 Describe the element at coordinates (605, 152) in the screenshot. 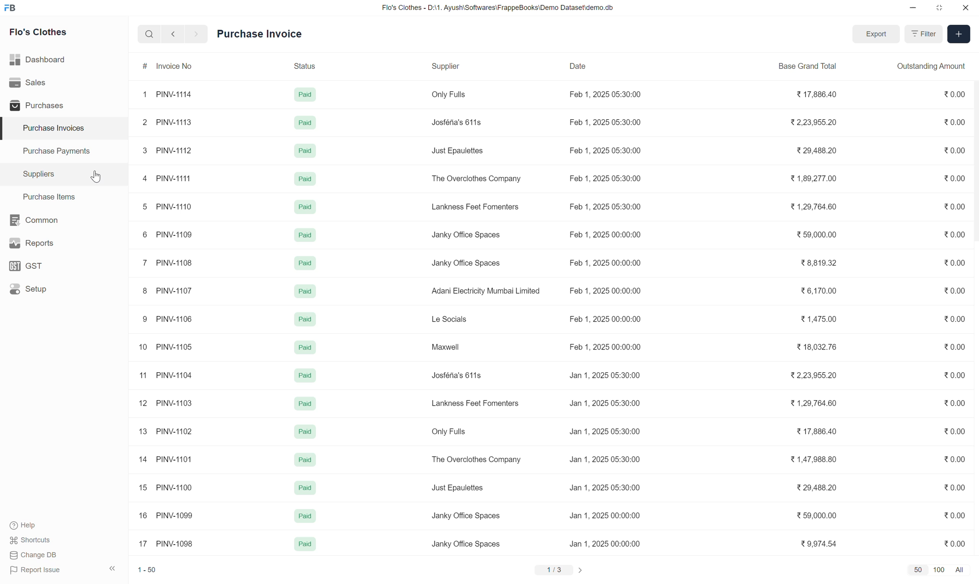

I see `Feb 1, 2025 05:30:00` at that location.